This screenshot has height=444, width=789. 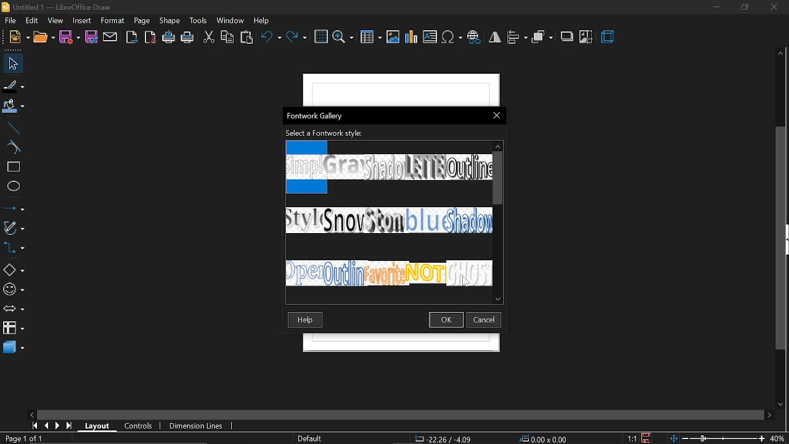 I want to click on insert text, so click(x=431, y=37).